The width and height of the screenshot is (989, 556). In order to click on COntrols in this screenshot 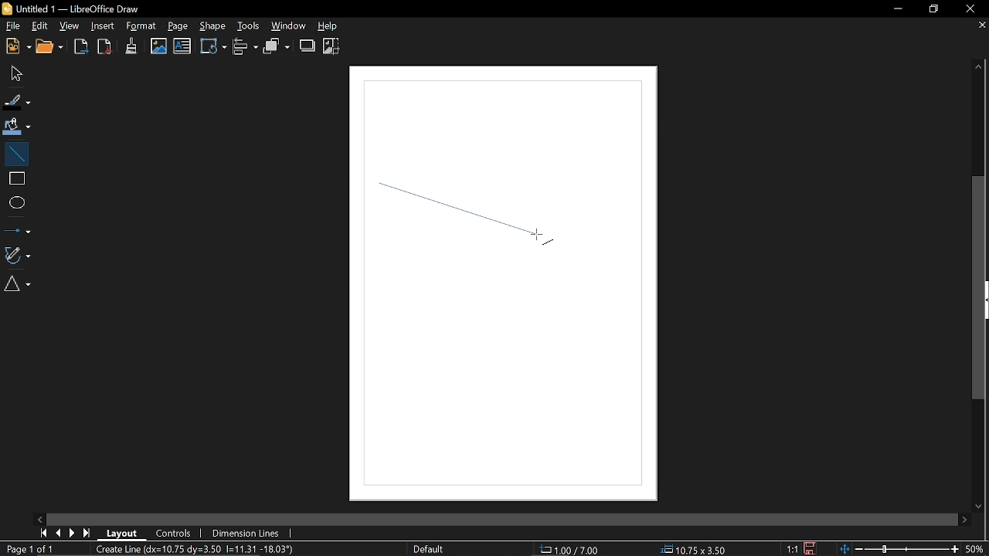, I will do `click(175, 532)`.